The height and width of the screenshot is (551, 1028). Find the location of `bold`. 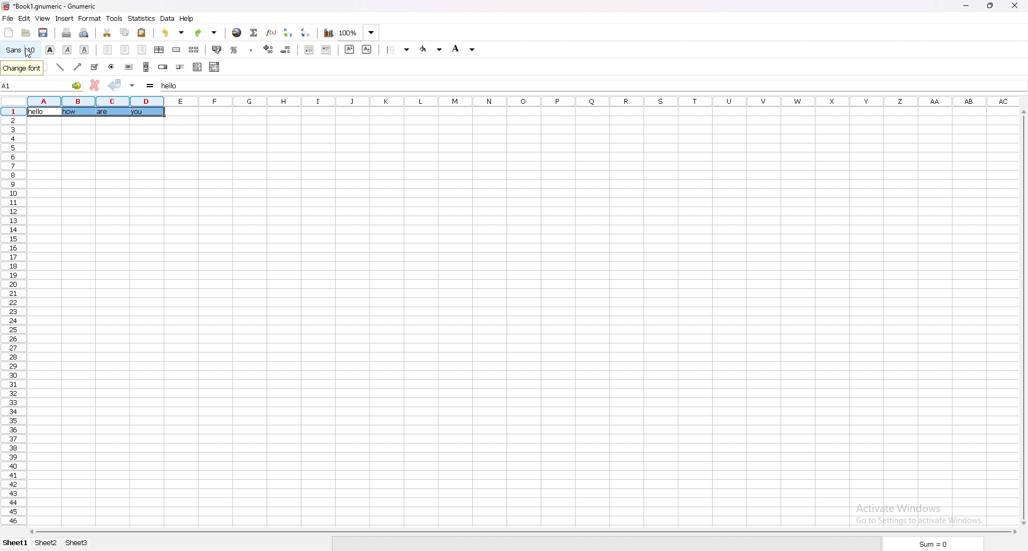

bold is located at coordinates (50, 49).